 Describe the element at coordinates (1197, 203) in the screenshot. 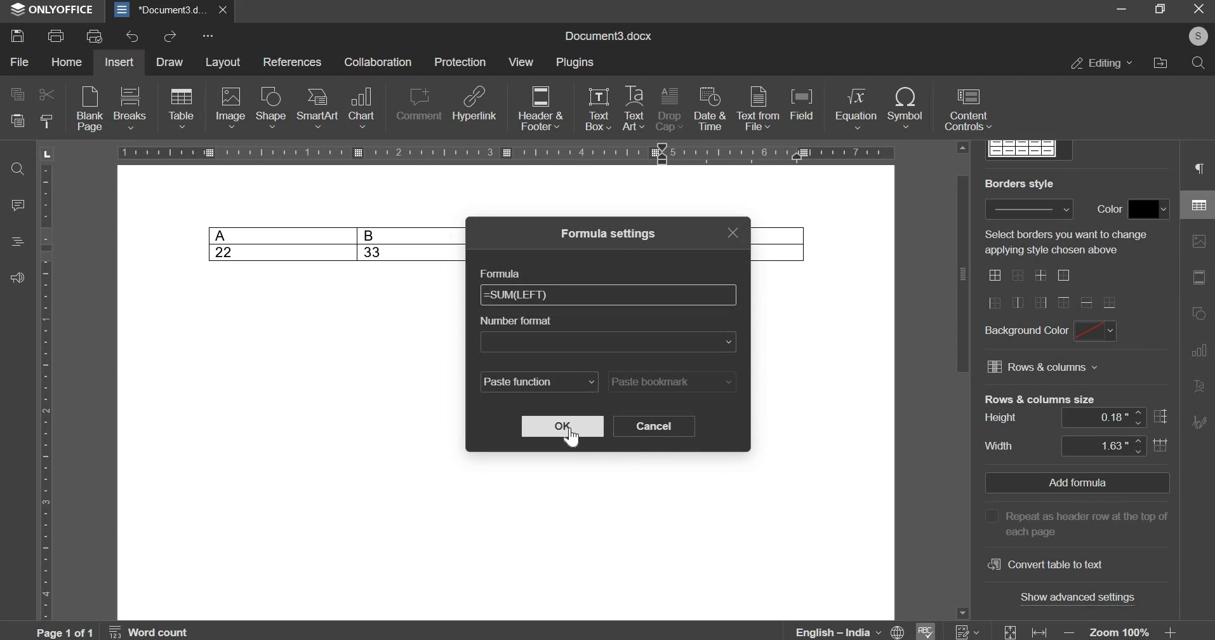

I see `table settings` at that location.